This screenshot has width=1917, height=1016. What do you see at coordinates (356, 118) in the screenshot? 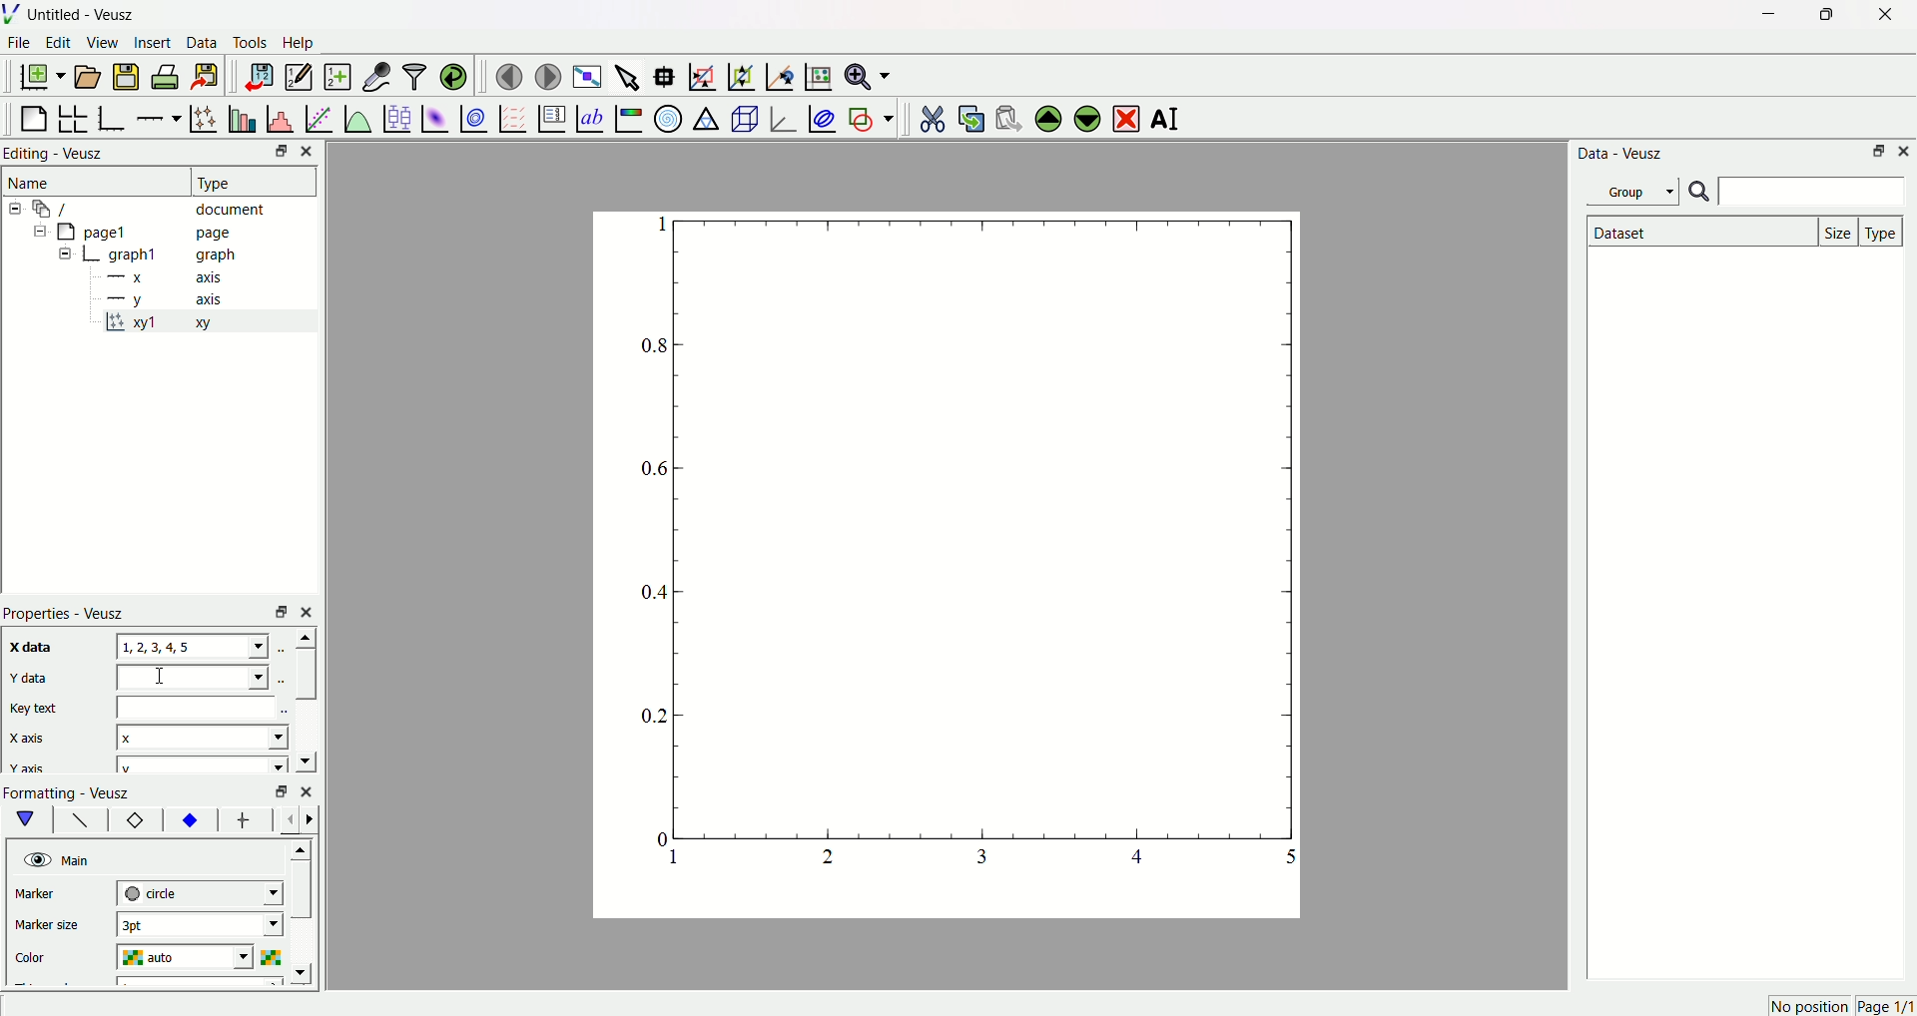
I see `plot a function` at bounding box center [356, 118].